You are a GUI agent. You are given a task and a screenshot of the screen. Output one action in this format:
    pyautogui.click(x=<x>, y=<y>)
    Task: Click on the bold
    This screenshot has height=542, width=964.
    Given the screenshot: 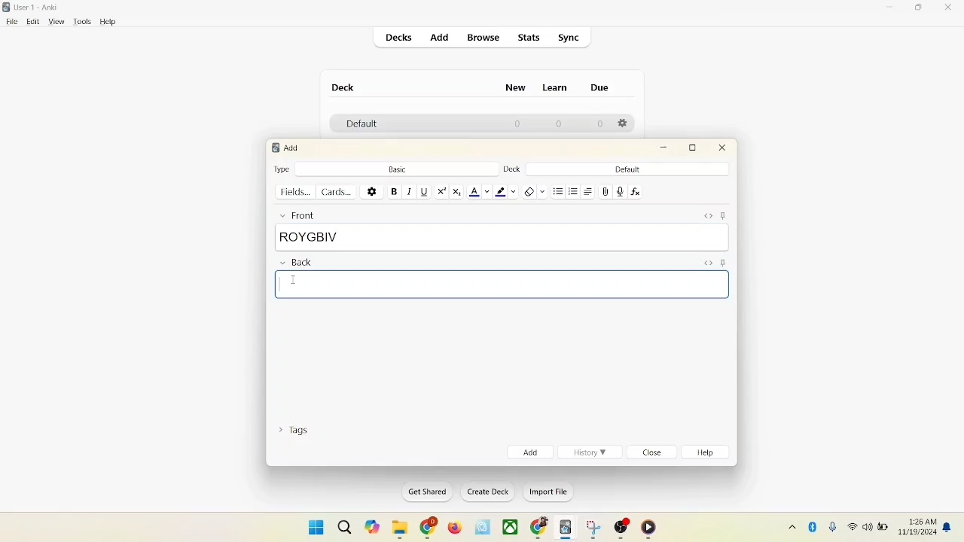 What is the action you would take?
    pyautogui.click(x=393, y=190)
    